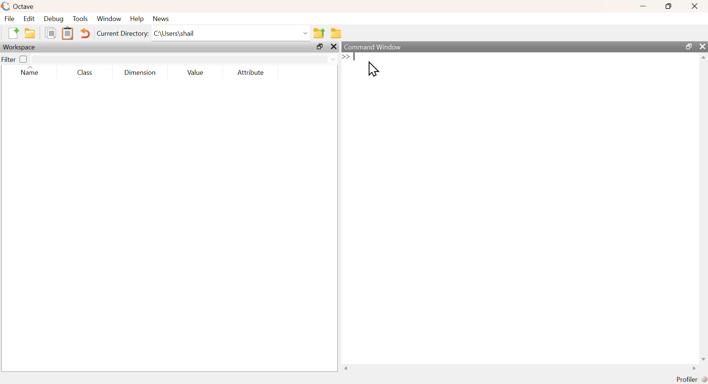  Describe the element at coordinates (15, 33) in the screenshot. I see `New Script` at that location.